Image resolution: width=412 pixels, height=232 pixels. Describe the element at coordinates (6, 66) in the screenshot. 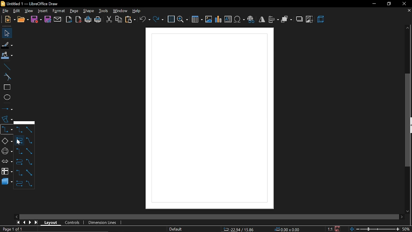

I see `line` at that location.